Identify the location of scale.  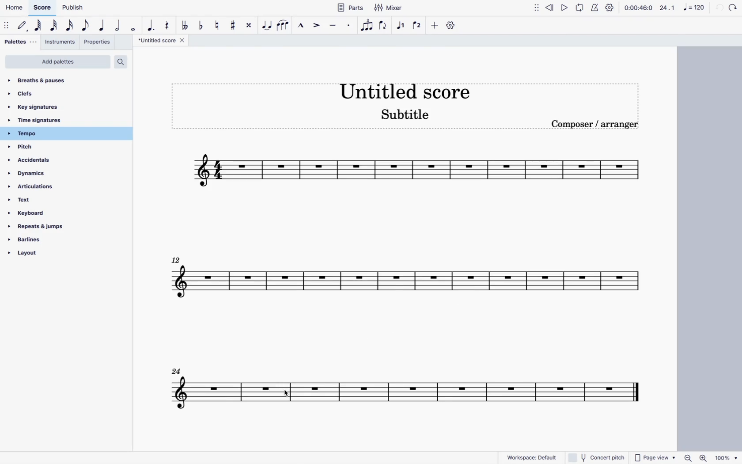
(682, 8).